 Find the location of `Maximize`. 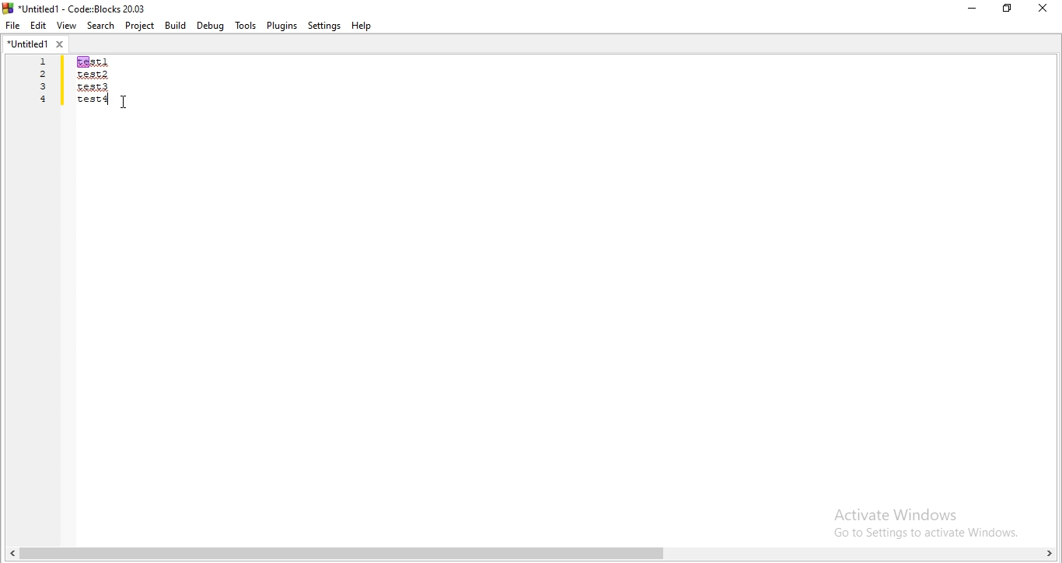

Maximize is located at coordinates (1010, 10).